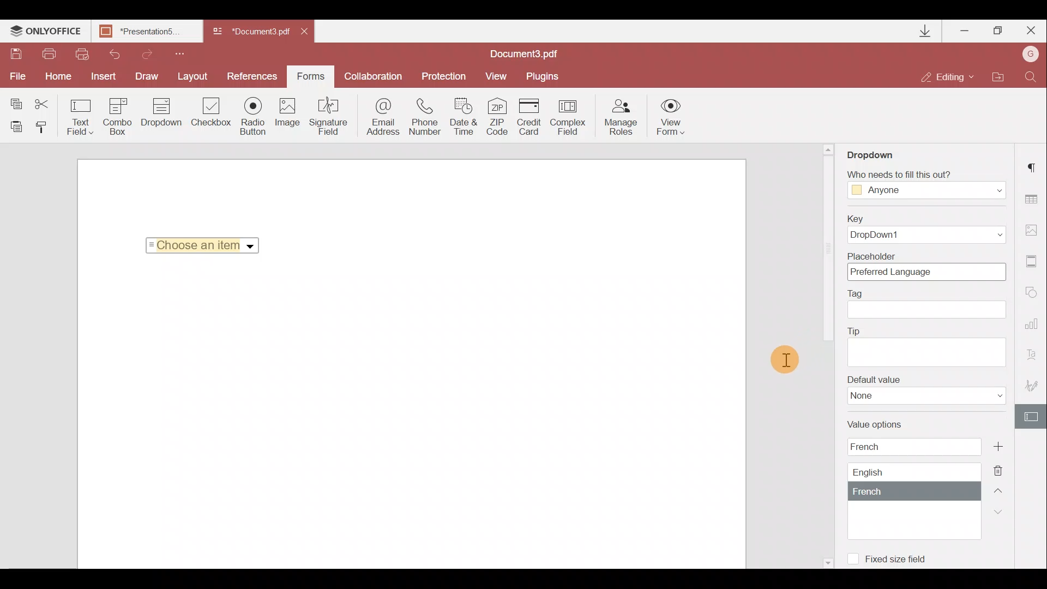 This screenshot has height=589, width=1047. I want to click on Protection, so click(442, 75).